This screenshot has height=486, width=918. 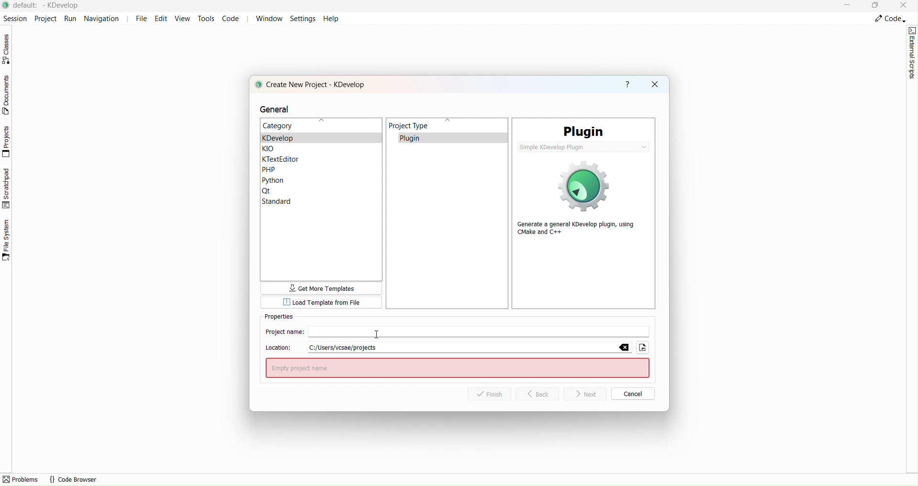 I want to click on create new project, so click(x=313, y=84).